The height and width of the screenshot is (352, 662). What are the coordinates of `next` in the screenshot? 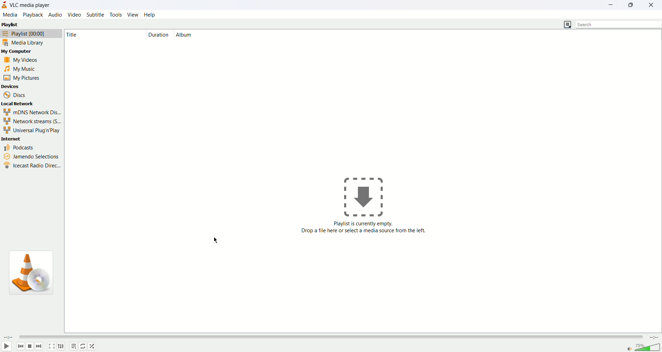 It's located at (39, 346).